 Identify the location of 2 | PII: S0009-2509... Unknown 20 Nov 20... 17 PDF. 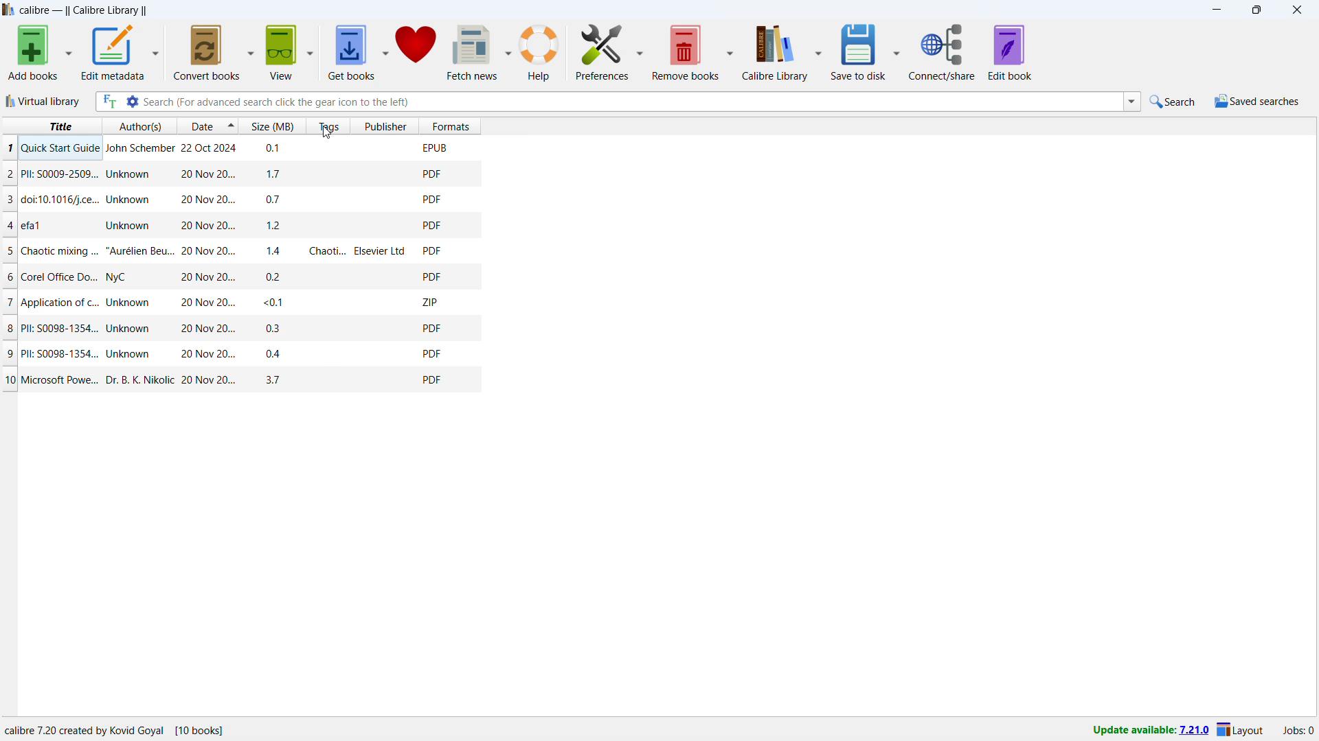
(239, 174).